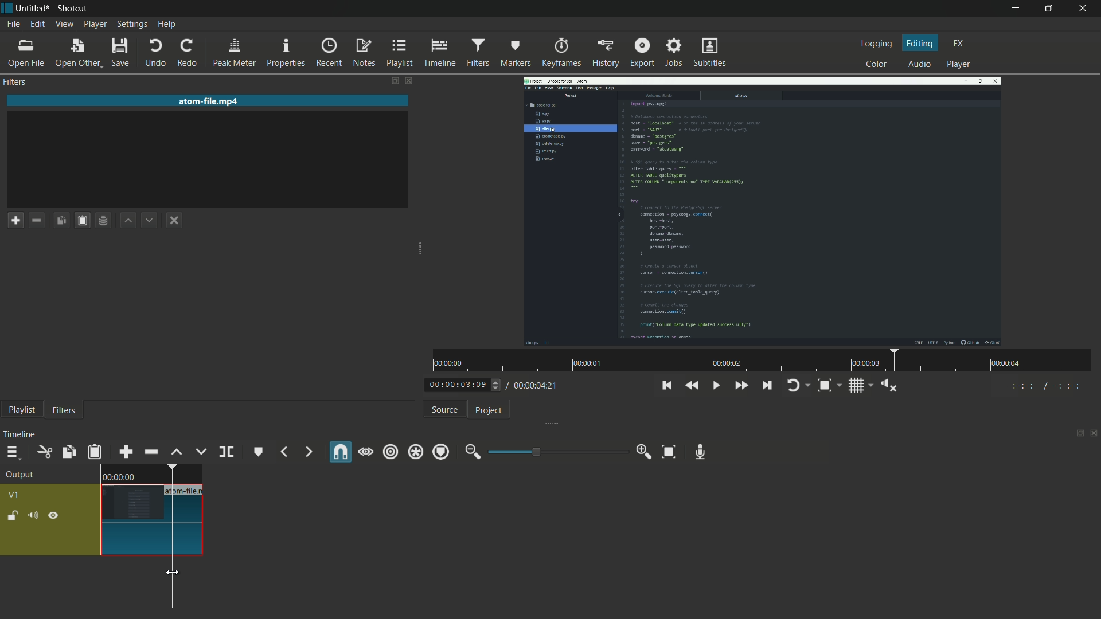 This screenshot has width=1101, height=619. Describe the element at coordinates (857, 386) in the screenshot. I see `toggle grid` at that location.